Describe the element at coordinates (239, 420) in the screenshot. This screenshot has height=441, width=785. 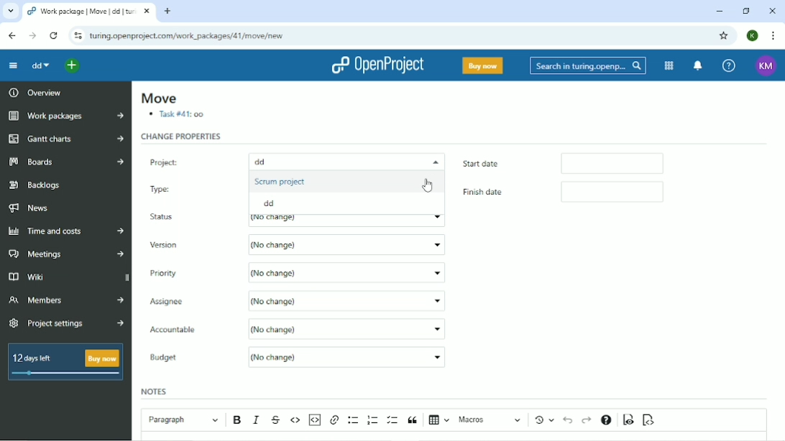
I see `Bold` at that location.